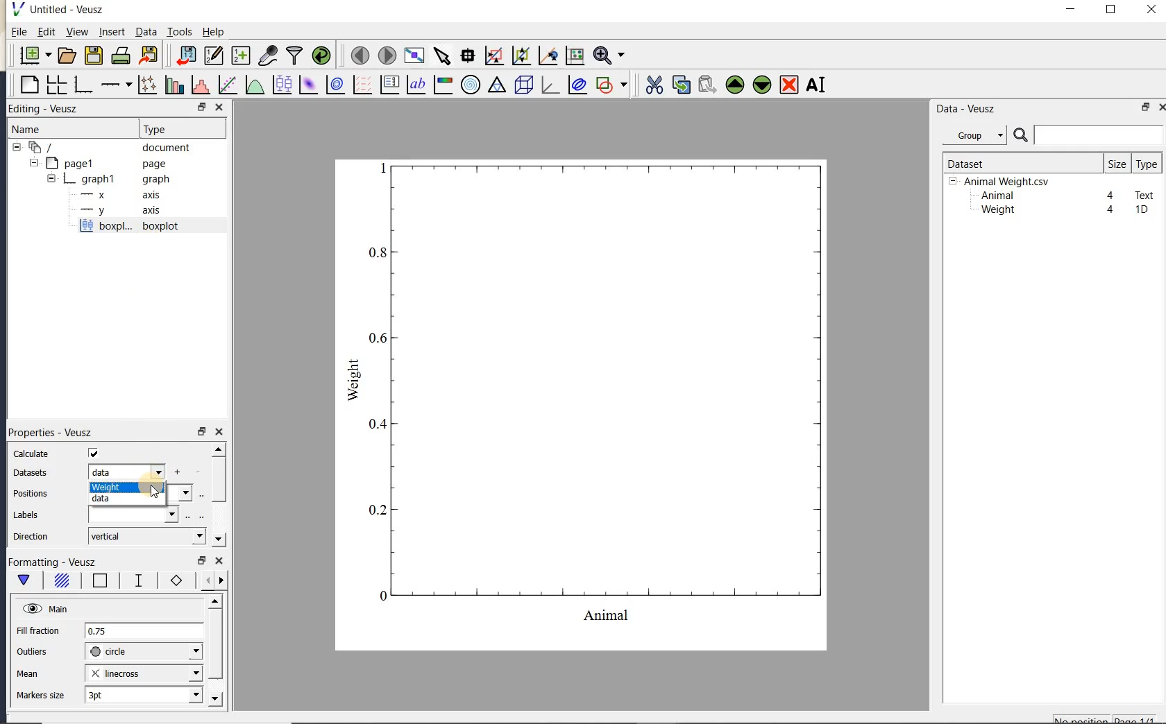 This screenshot has width=1166, height=724. I want to click on close, so click(1161, 107).